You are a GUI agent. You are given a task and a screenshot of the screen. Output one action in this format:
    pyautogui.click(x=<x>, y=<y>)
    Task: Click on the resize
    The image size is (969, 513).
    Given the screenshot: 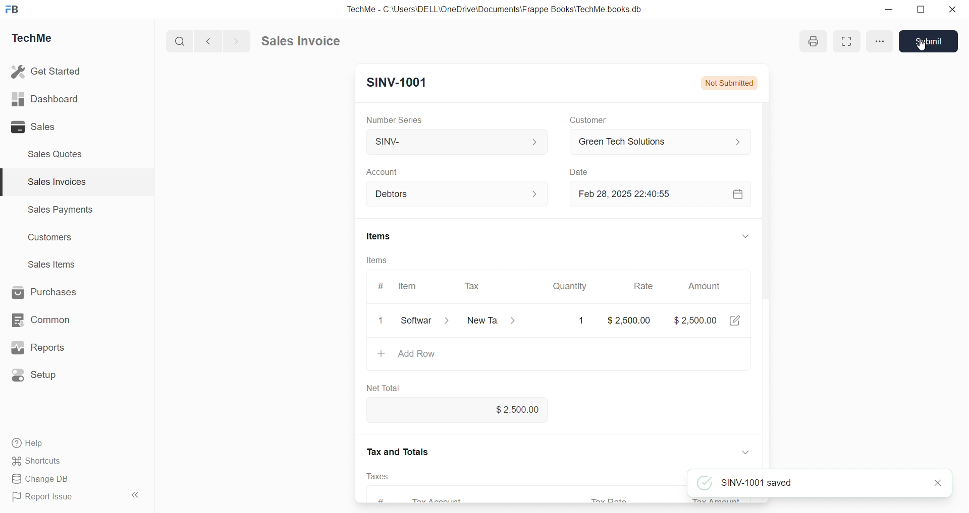 What is the action you would take?
    pyautogui.click(x=921, y=10)
    